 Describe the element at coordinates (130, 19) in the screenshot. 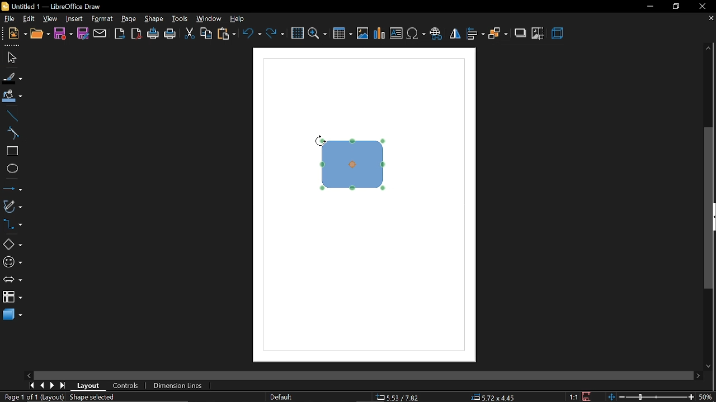

I see `page` at that location.